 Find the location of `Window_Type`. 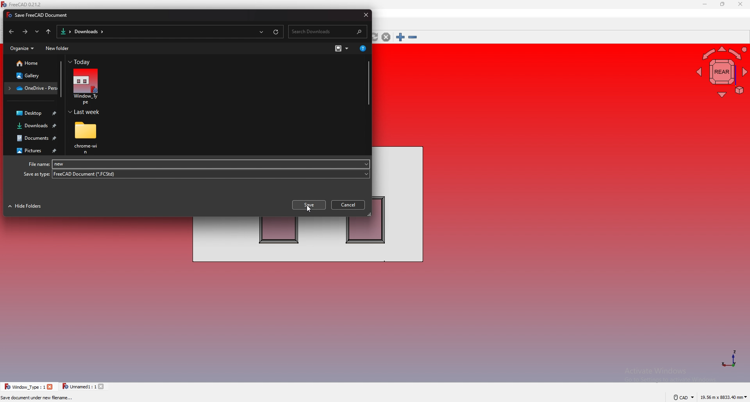

Window_Type is located at coordinates (86, 87).